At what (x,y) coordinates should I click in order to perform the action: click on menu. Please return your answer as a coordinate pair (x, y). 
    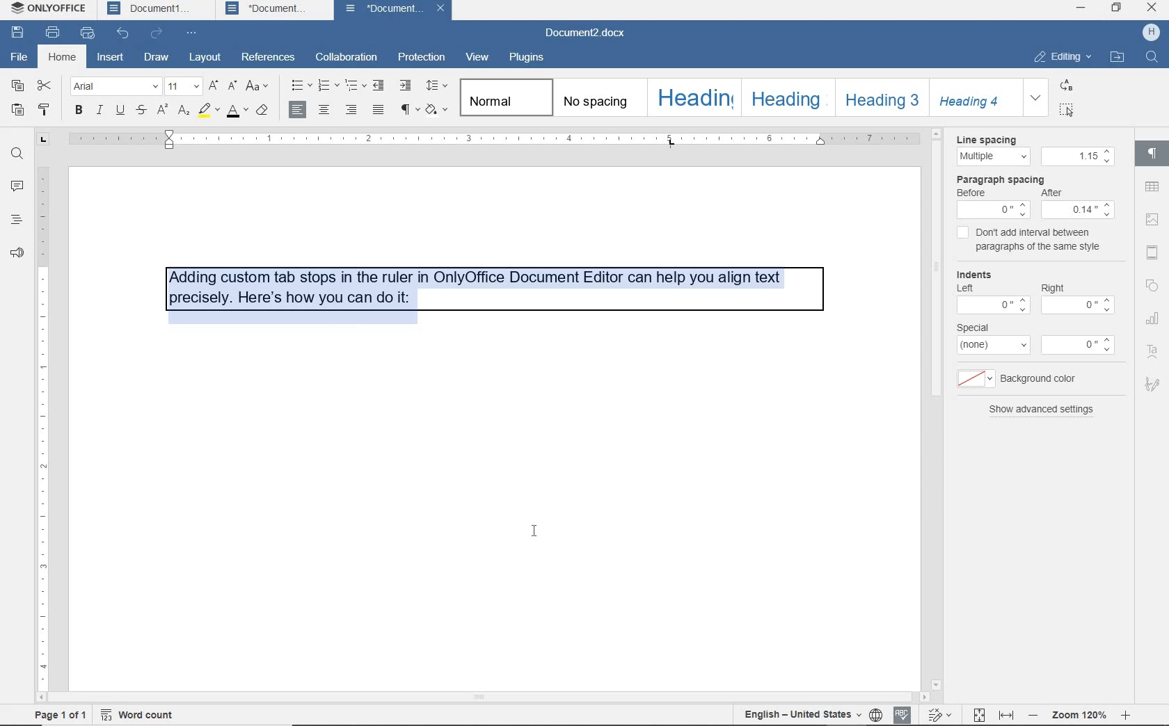
    Looking at the image, I should click on (1077, 156).